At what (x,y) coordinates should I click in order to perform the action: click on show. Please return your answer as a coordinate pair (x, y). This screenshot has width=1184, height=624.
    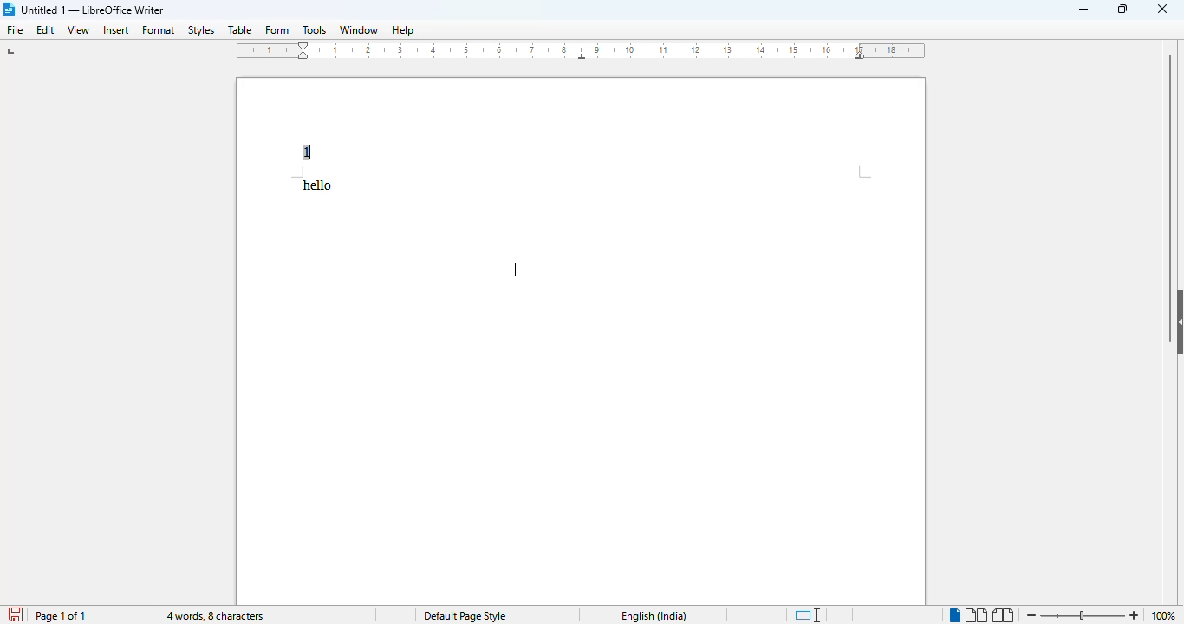
    Looking at the image, I should click on (1176, 322).